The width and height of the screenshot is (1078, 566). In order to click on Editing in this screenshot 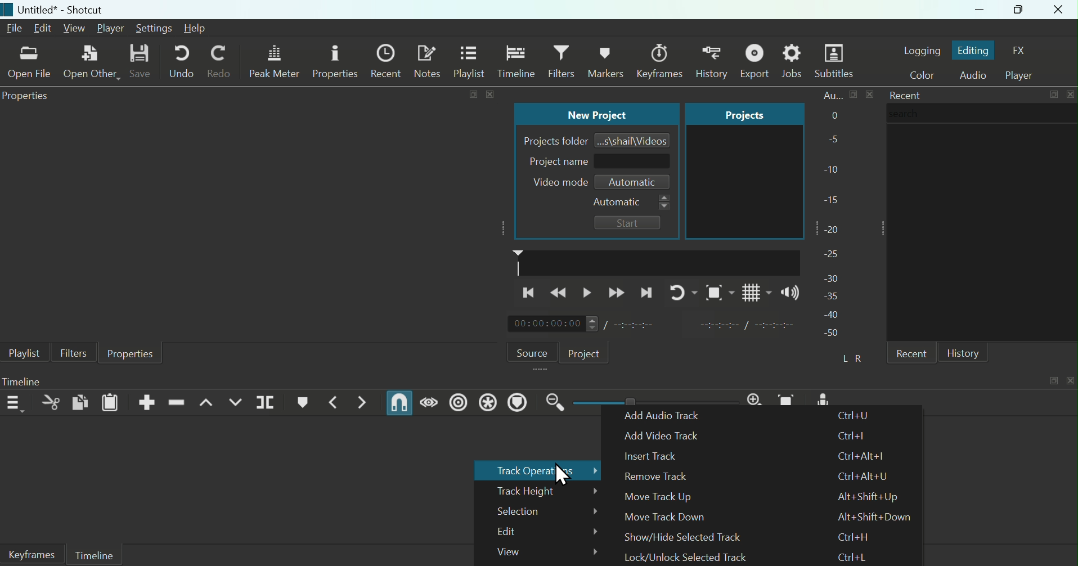, I will do `click(974, 50)`.